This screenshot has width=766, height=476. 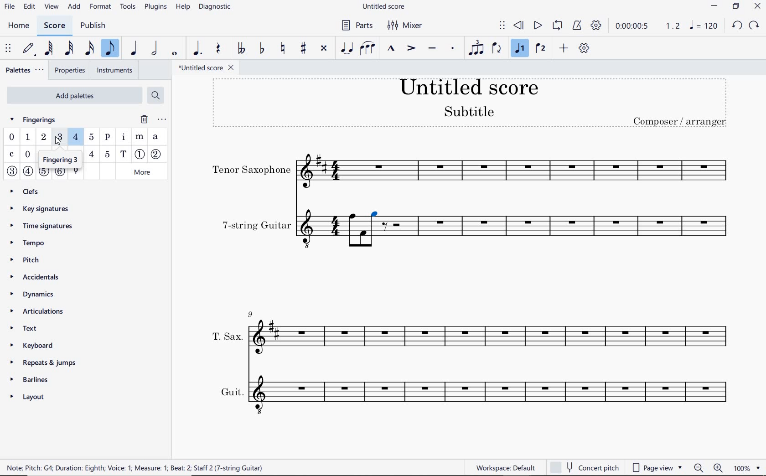 What do you see at coordinates (174, 54) in the screenshot?
I see `WHOLE NOTE` at bounding box center [174, 54].